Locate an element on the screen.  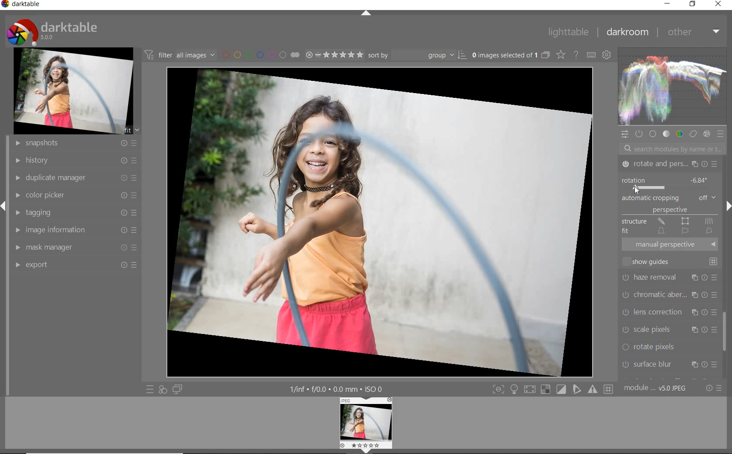
toggle mode is located at coordinates (552, 389).